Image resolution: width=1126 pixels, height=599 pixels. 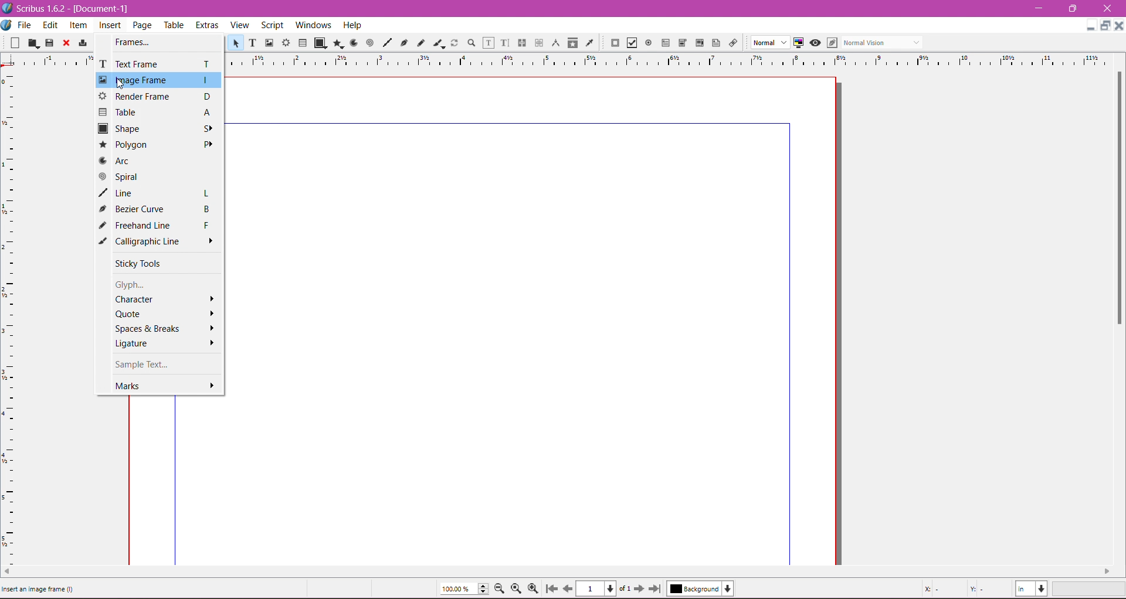 What do you see at coordinates (175, 26) in the screenshot?
I see `Table` at bounding box center [175, 26].